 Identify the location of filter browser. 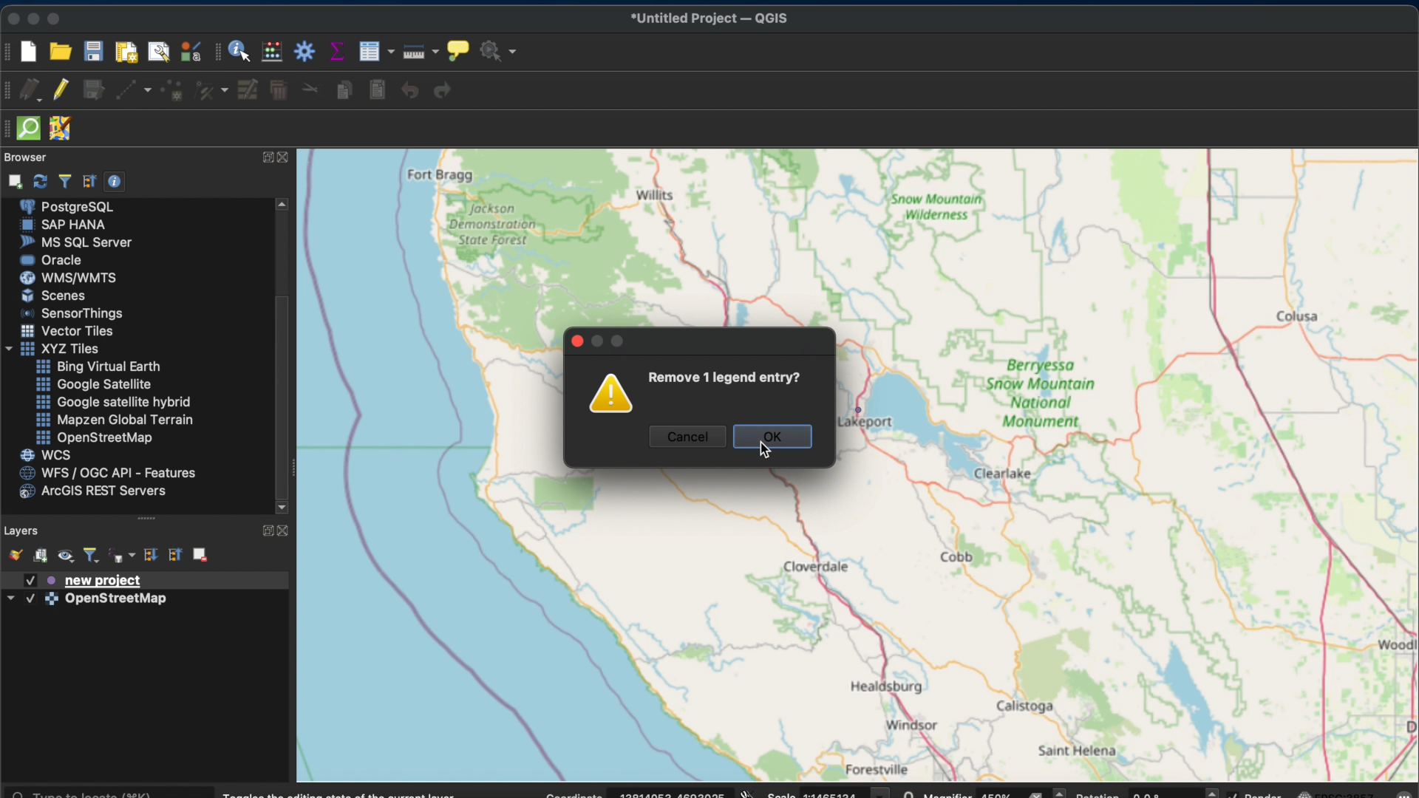
(64, 181).